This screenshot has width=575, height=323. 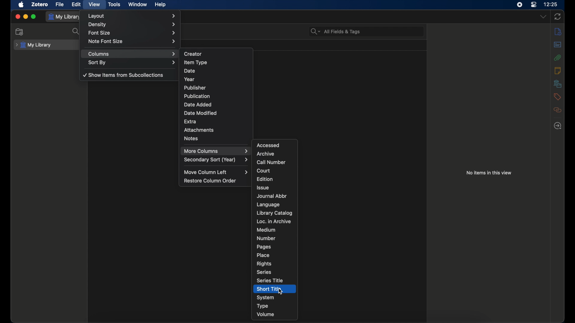 What do you see at coordinates (216, 160) in the screenshot?
I see `secondary sort` at bounding box center [216, 160].